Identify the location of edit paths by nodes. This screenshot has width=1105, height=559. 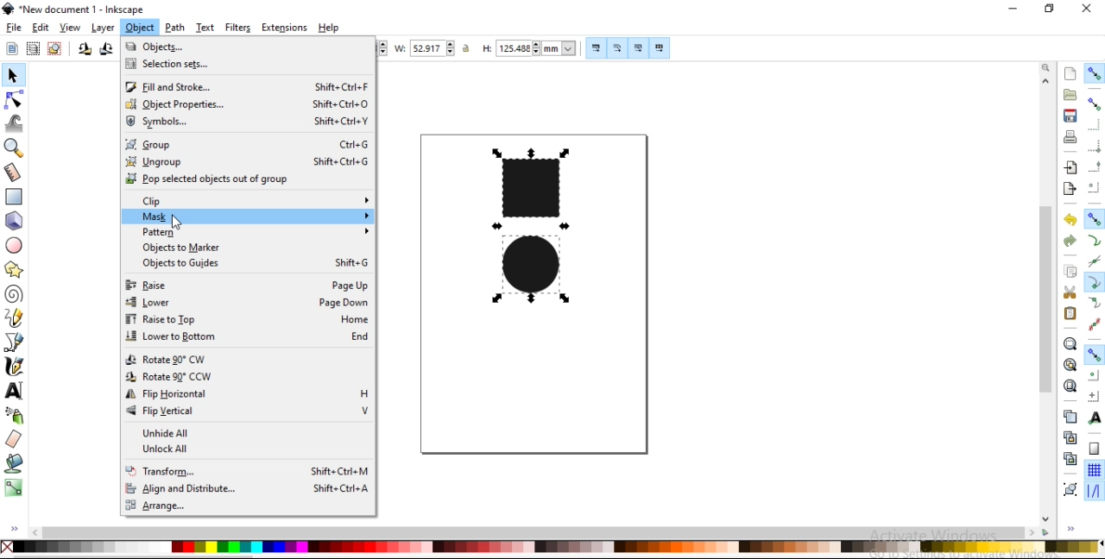
(16, 100).